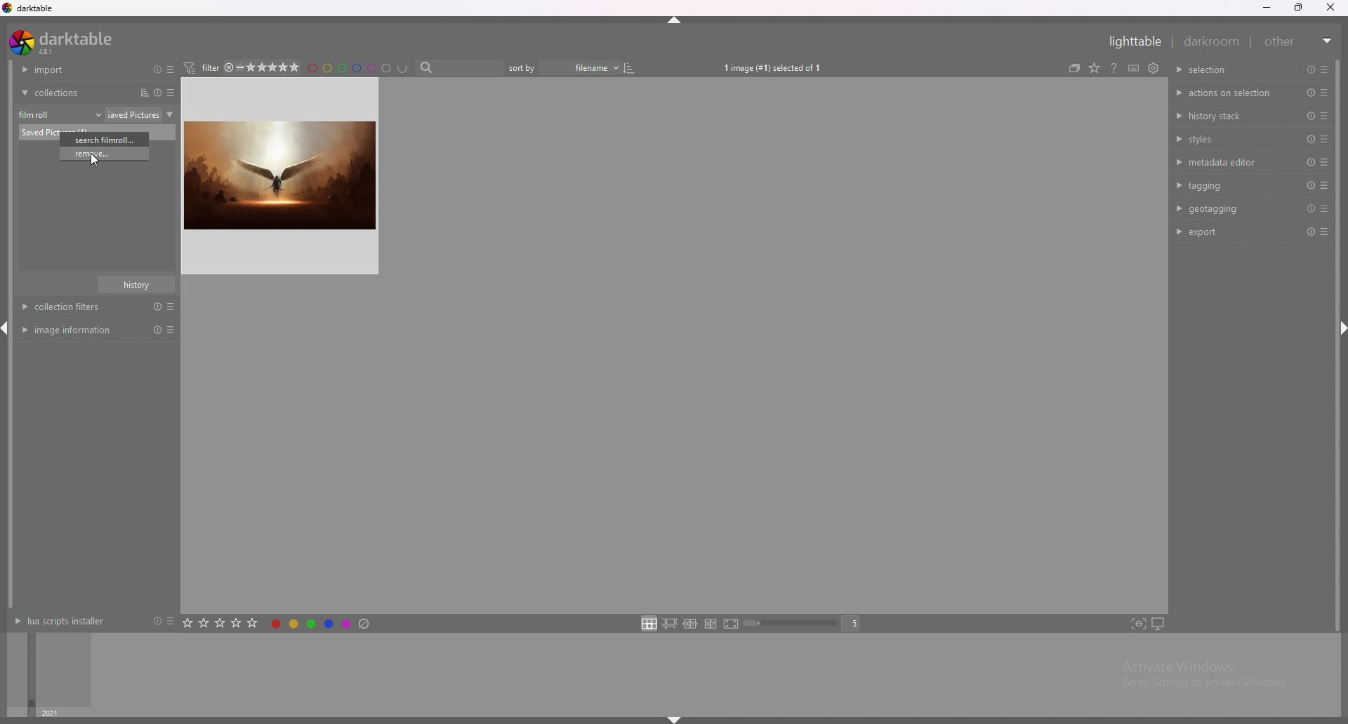  What do you see at coordinates (793, 624) in the screenshot?
I see `zoom bar` at bounding box center [793, 624].